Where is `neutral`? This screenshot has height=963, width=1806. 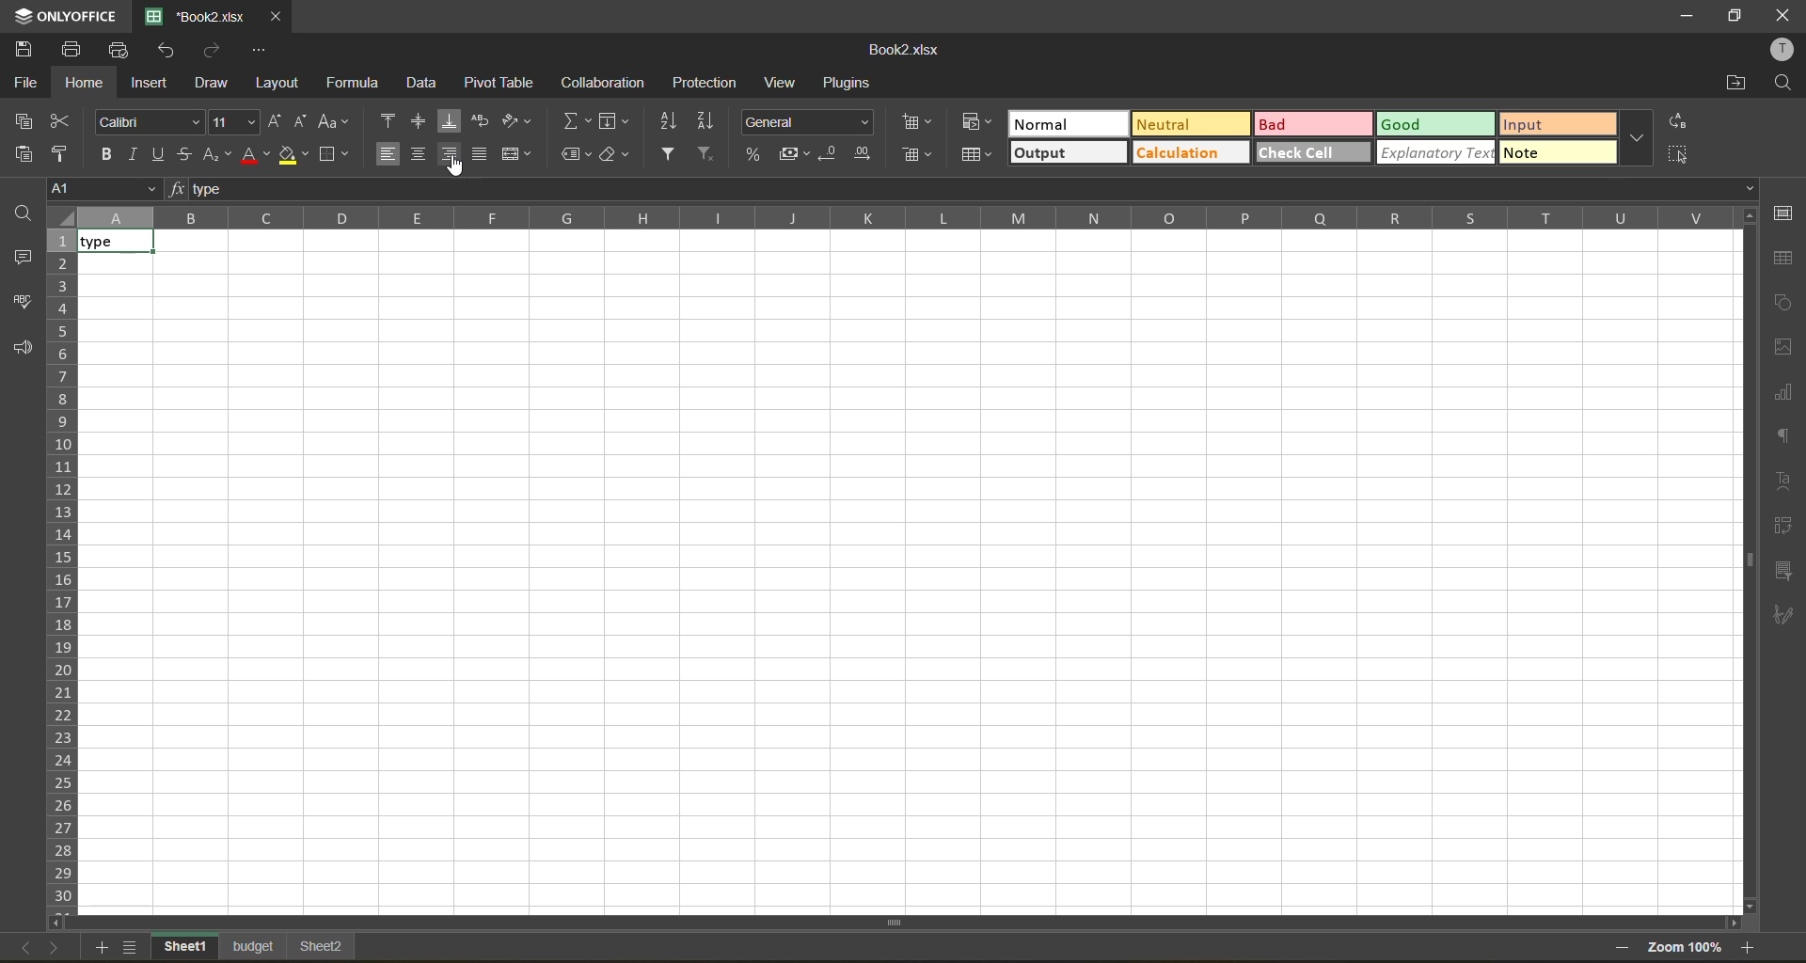
neutral is located at coordinates (1188, 127).